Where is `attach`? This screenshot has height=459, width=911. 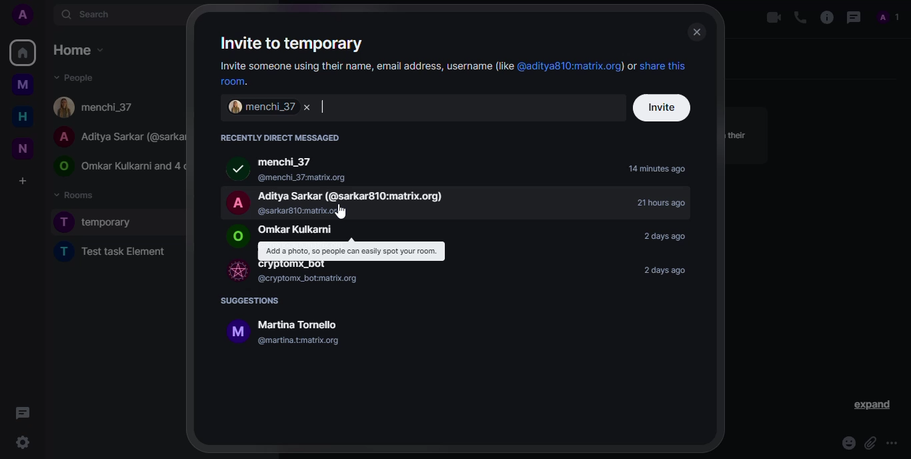
attach is located at coordinates (868, 443).